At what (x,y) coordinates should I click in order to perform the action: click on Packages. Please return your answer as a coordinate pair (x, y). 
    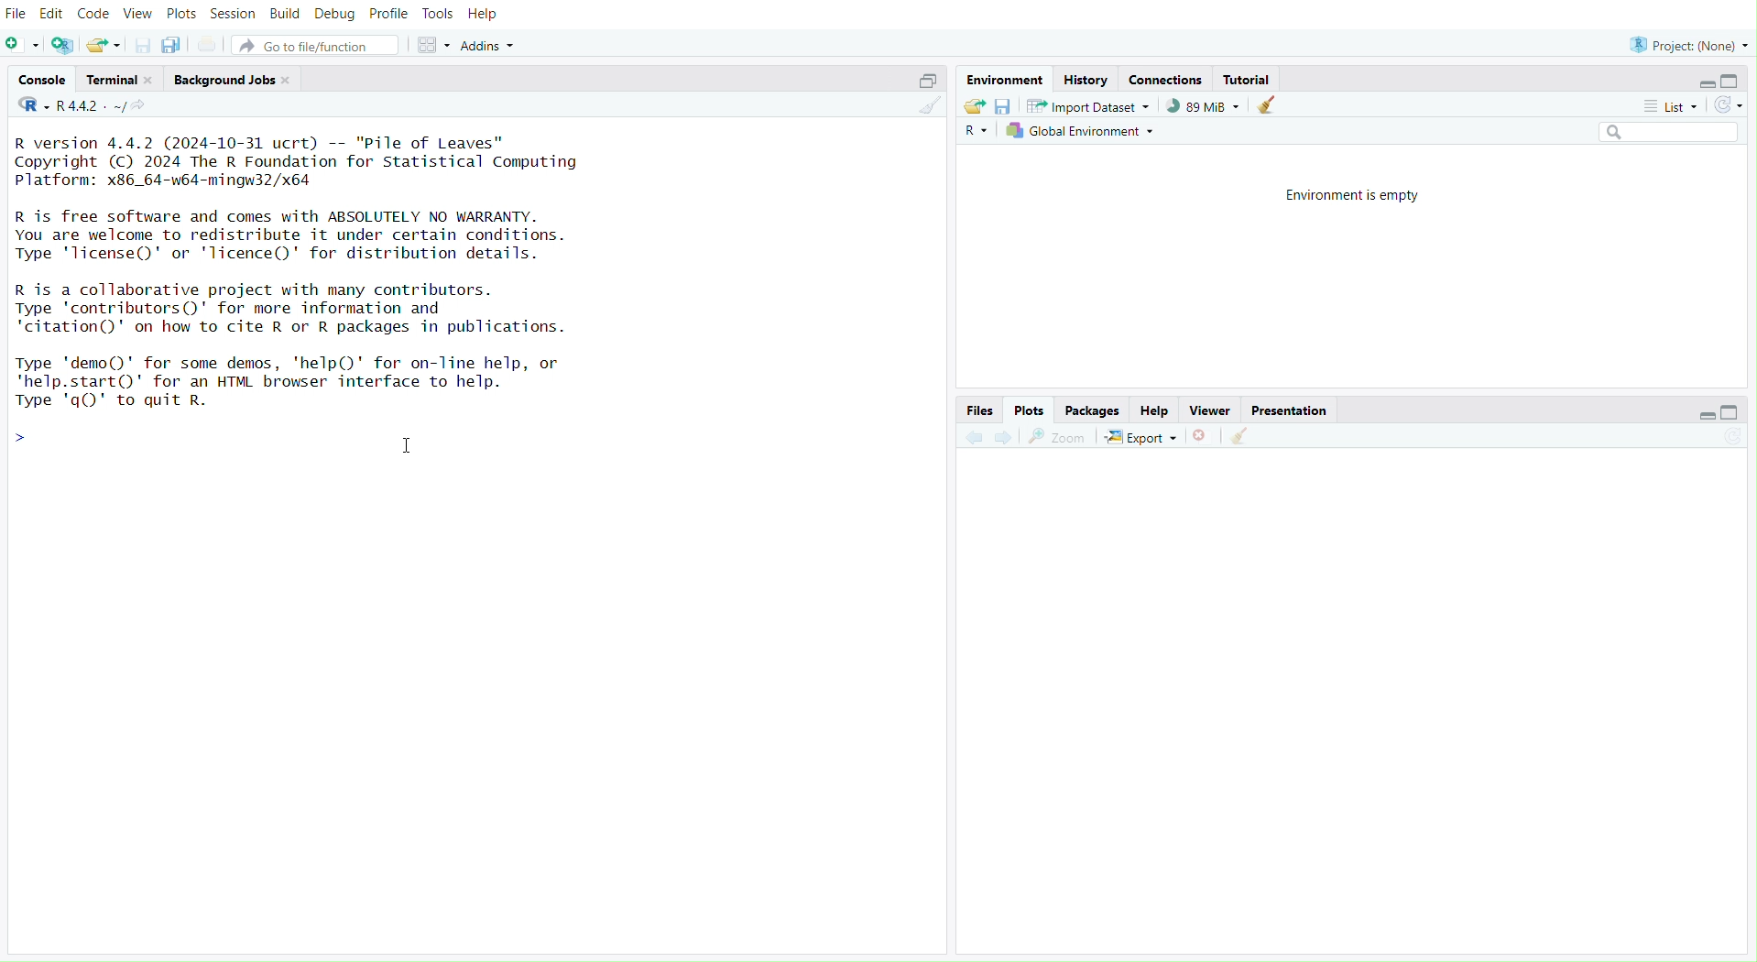
    Looking at the image, I should click on (1092, 410).